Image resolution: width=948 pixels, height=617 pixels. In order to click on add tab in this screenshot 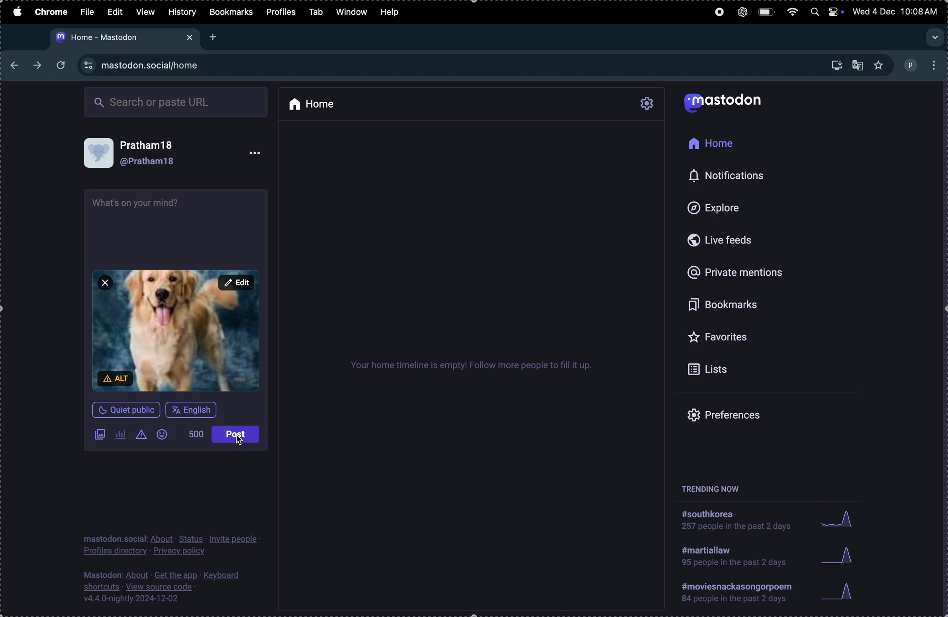, I will do `click(213, 37)`.